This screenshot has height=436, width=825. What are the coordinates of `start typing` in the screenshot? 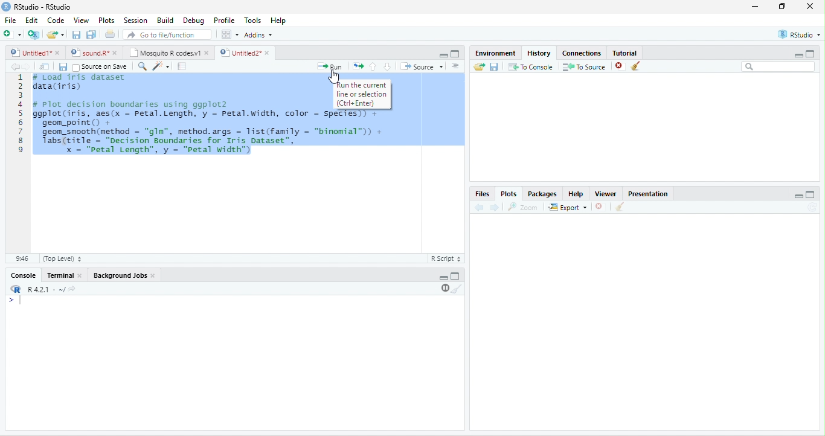 It's located at (17, 301).